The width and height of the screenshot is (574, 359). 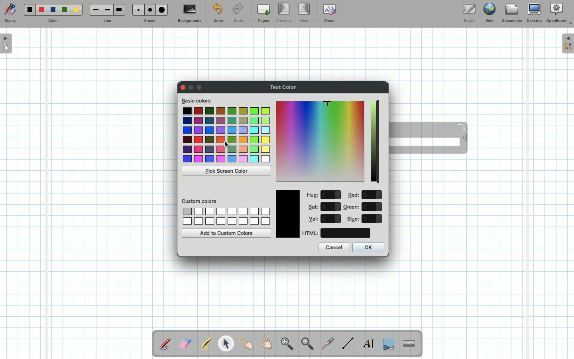 I want to click on Expand, so click(x=568, y=43).